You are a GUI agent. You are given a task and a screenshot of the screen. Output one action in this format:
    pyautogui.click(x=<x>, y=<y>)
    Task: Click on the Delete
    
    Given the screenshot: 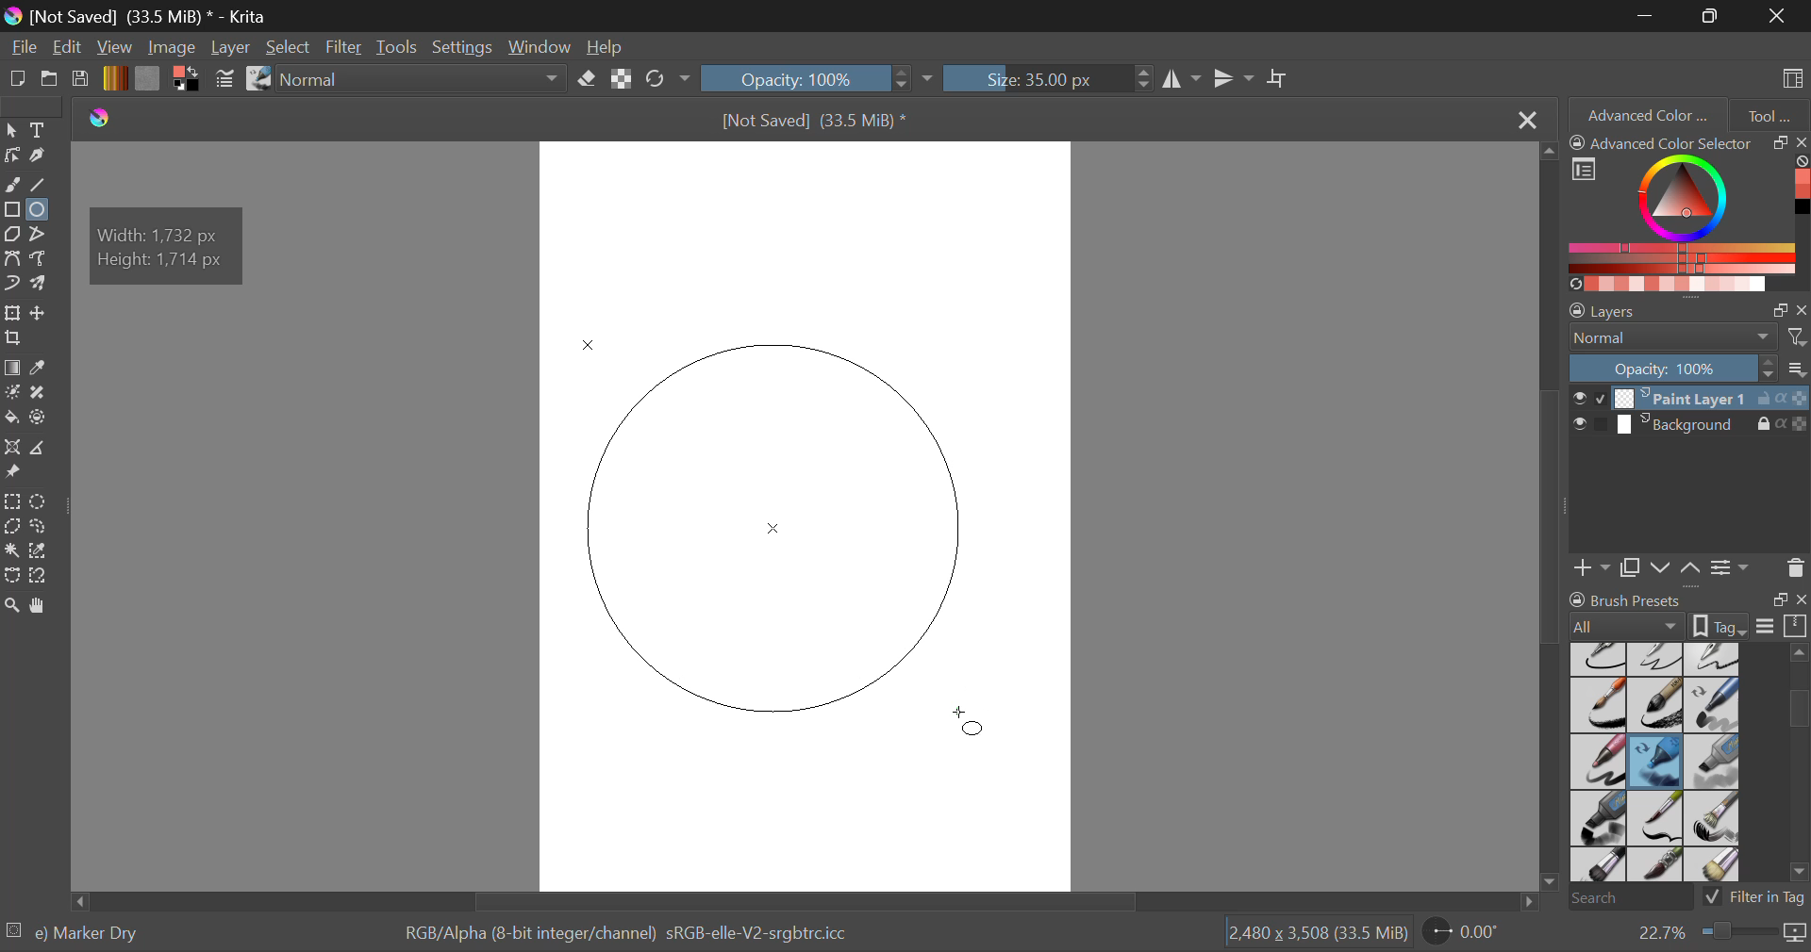 What is the action you would take?
    pyautogui.click(x=1795, y=567)
    